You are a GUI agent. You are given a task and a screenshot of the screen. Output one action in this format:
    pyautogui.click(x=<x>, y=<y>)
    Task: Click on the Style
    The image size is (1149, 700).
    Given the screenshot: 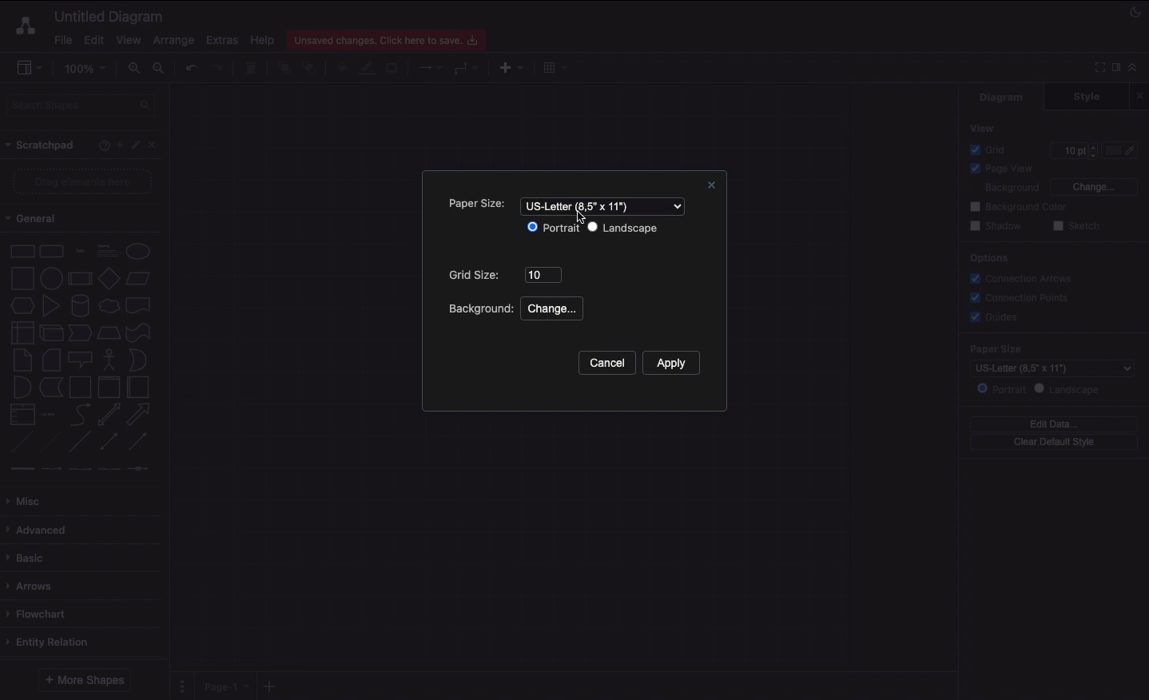 What is the action you would take?
    pyautogui.click(x=1088, y=96)
    